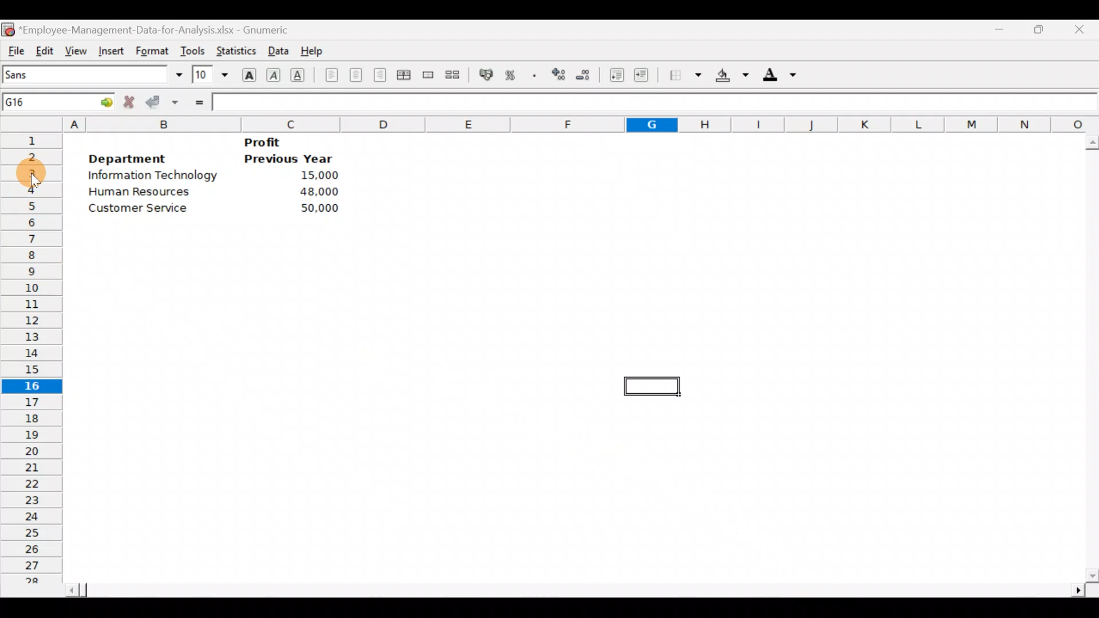  What do you see at coordinates (406, 77) in the screenshot?
I see `Centre horizontally across the selection` at bounding box center [406, 77].